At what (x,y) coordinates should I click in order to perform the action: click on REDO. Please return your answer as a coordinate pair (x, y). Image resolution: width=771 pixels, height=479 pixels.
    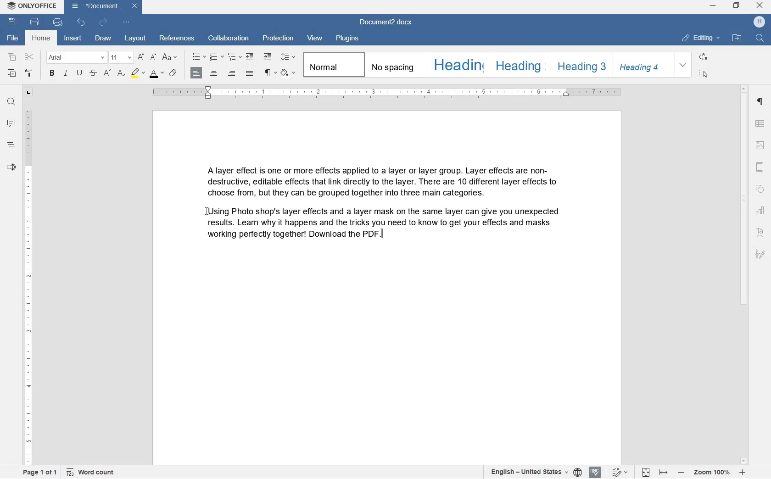
    Looking at the image, I should click on (103, 22).